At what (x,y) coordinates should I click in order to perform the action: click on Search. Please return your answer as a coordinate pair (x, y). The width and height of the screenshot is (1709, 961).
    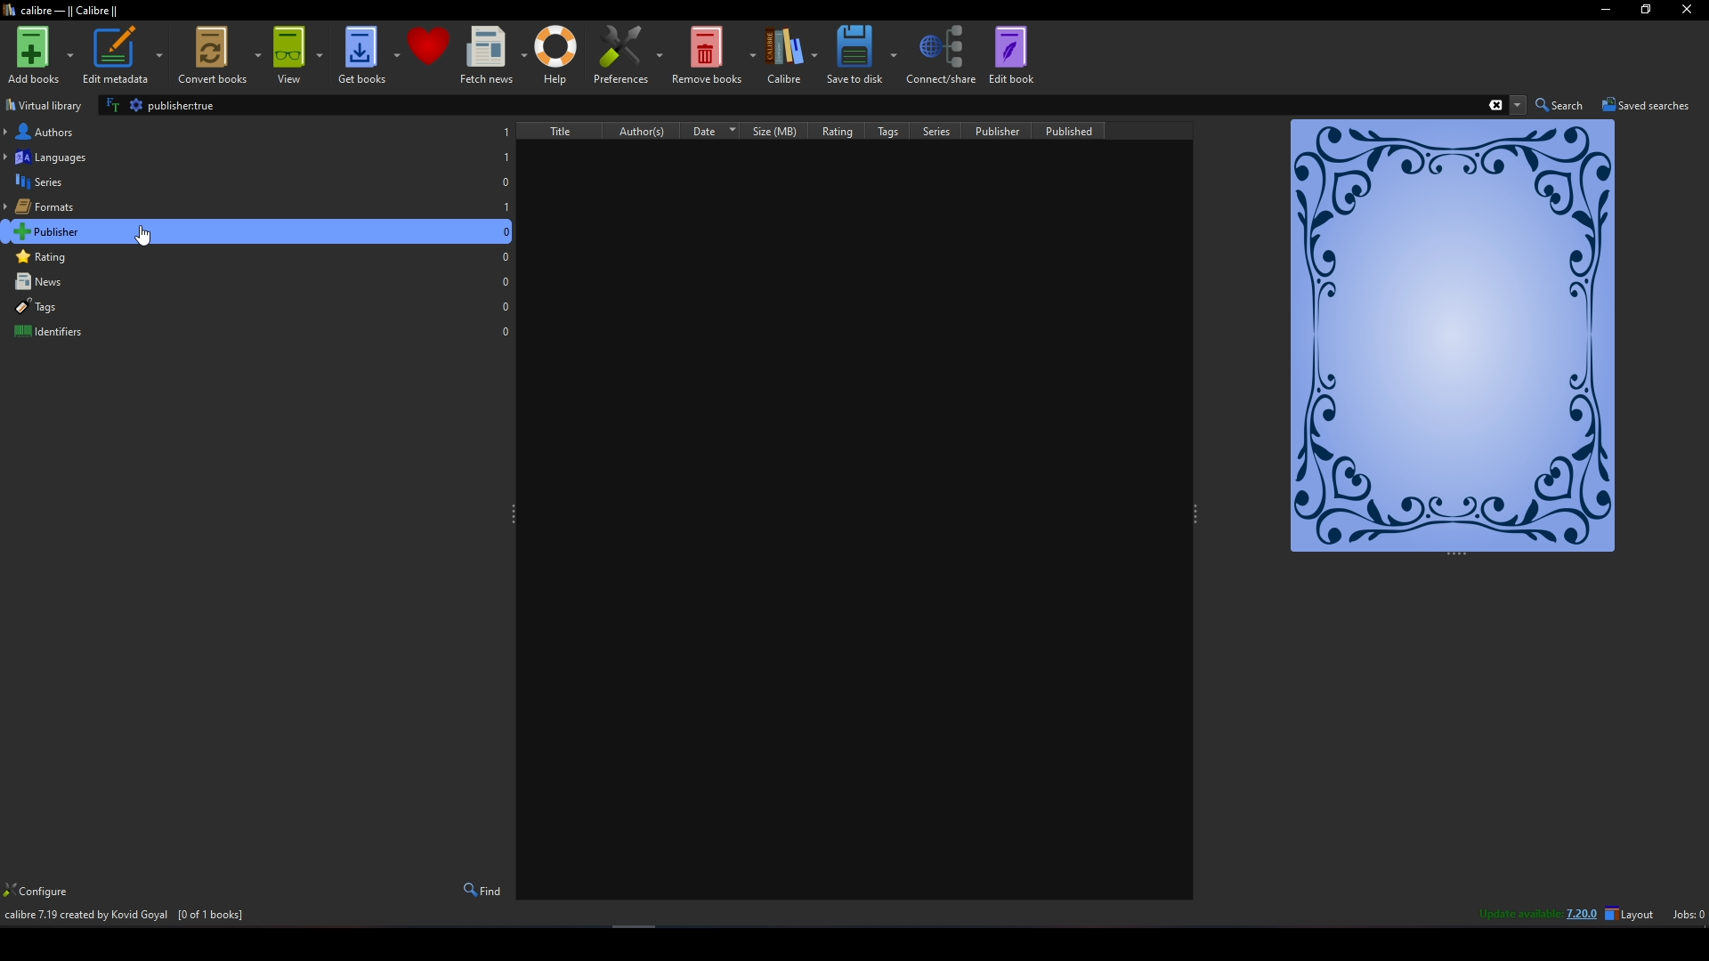
    Looking at the image, I should click on (1562, 105).